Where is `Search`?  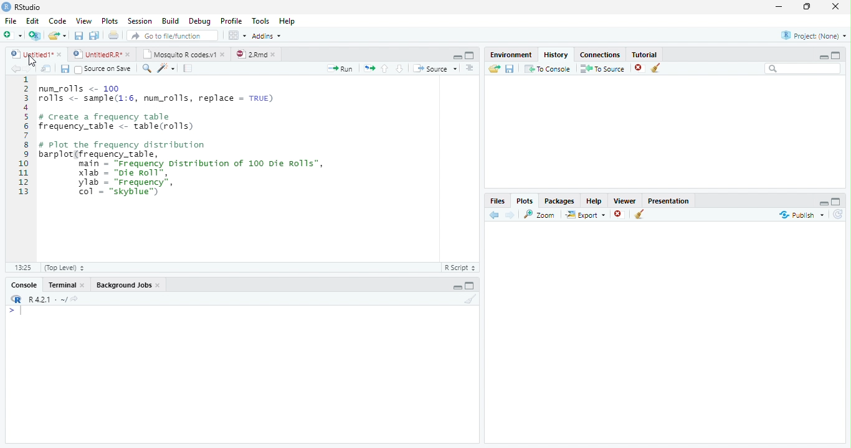
Search is located at coordinates (802, 68).